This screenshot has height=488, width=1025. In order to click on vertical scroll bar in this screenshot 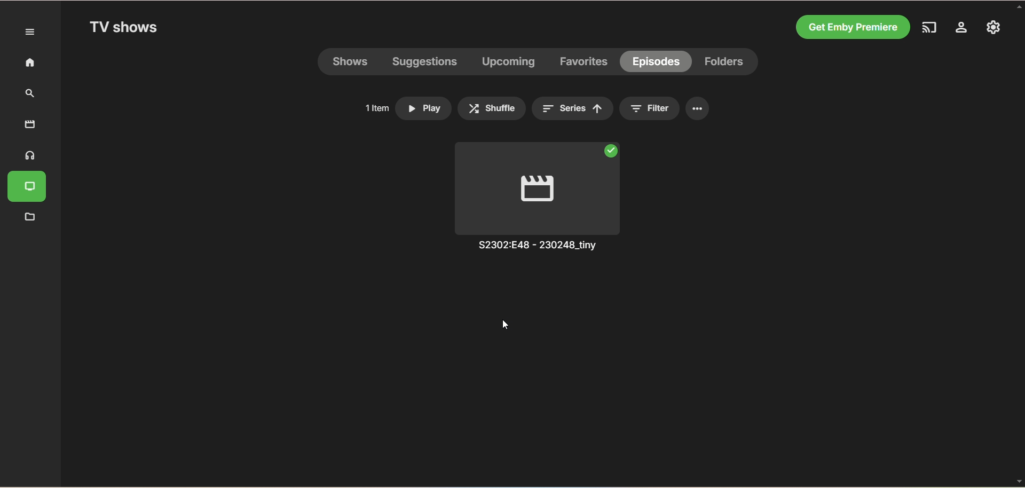, I will do `click(1019, 244)`.